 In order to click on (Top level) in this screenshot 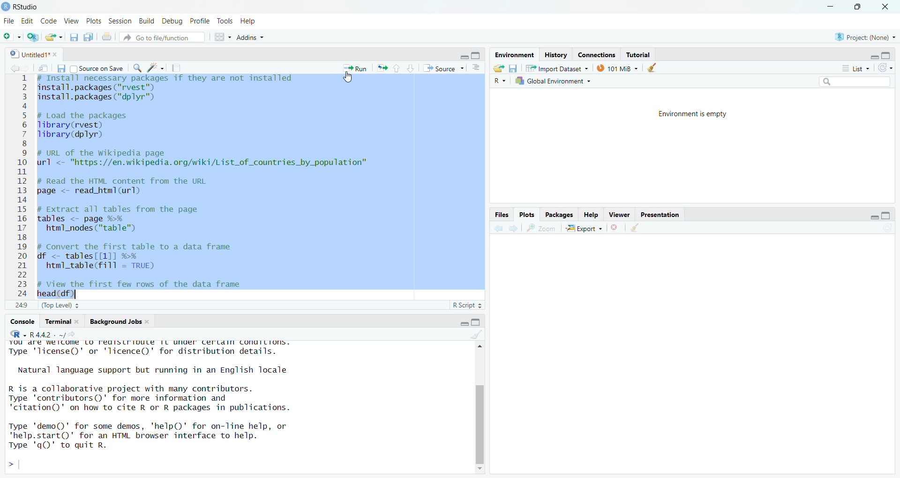, I will do `click(60, 306)`.